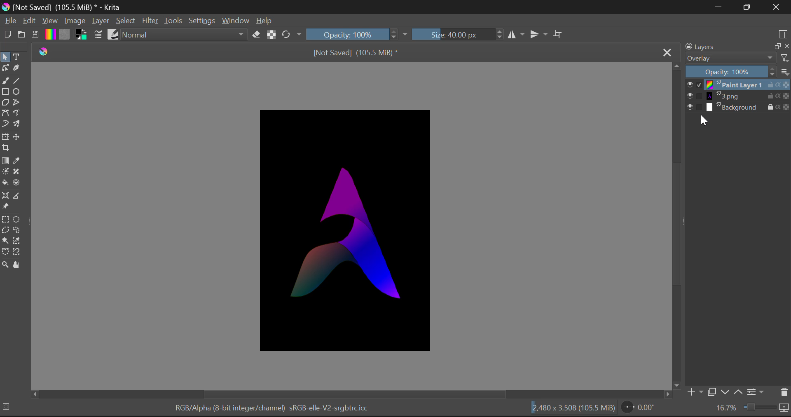 The image size is (791, 417). I want to click on Horizontal Mirror Flip, so click(537, 34).